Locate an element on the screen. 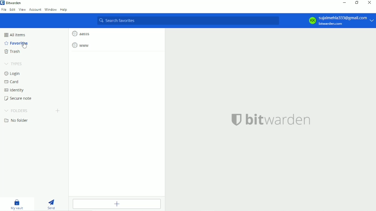 This screenshot has height=211, width=376. View is located at coordinates (22, 10).